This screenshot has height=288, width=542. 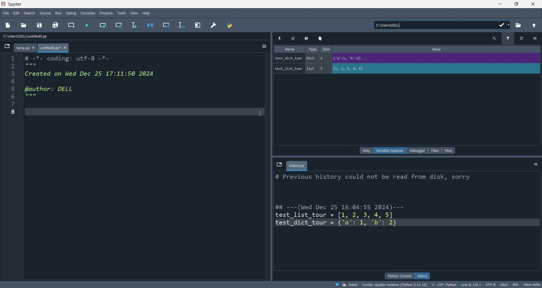 I want to click on tools, so click(x=121, y=13).